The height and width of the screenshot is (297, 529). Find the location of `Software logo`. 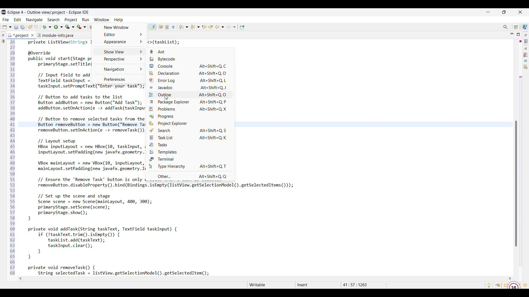

Software logo is located at coordinates (4, 12).